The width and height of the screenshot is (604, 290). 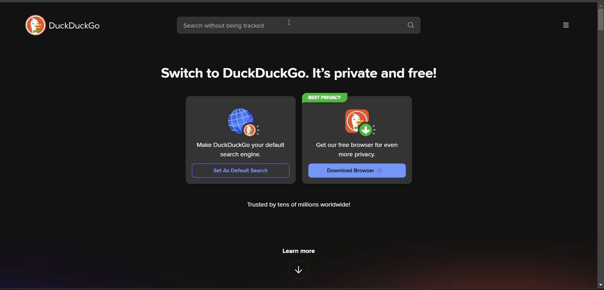 I want to click on cursor, so click(x=289, y=22).